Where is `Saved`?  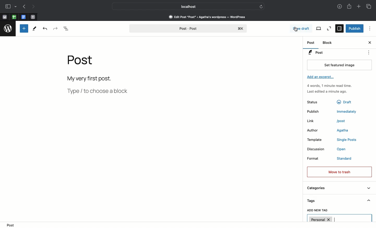
Saved is located at coordinates (306, 29).